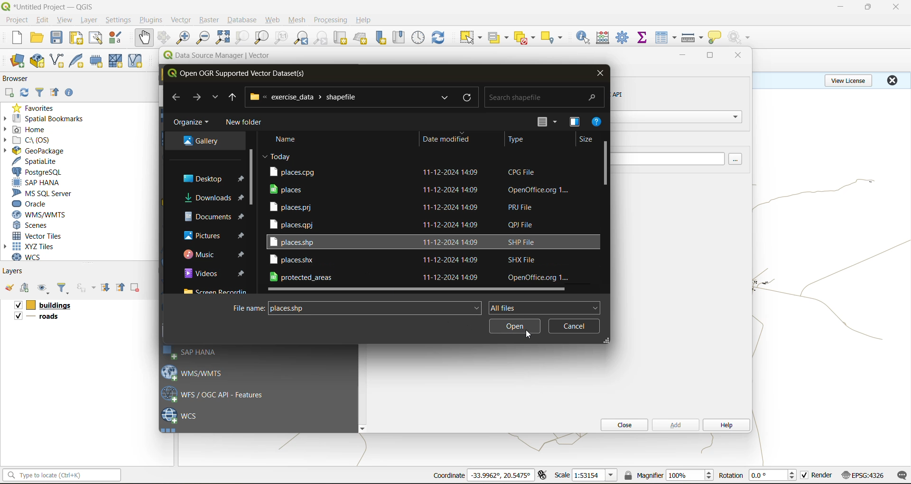 Image resolution: width=911 pixels, height=484 pixels. Describe the element at coordinates (59, 38) in the screenshot. I see `save` at that location.